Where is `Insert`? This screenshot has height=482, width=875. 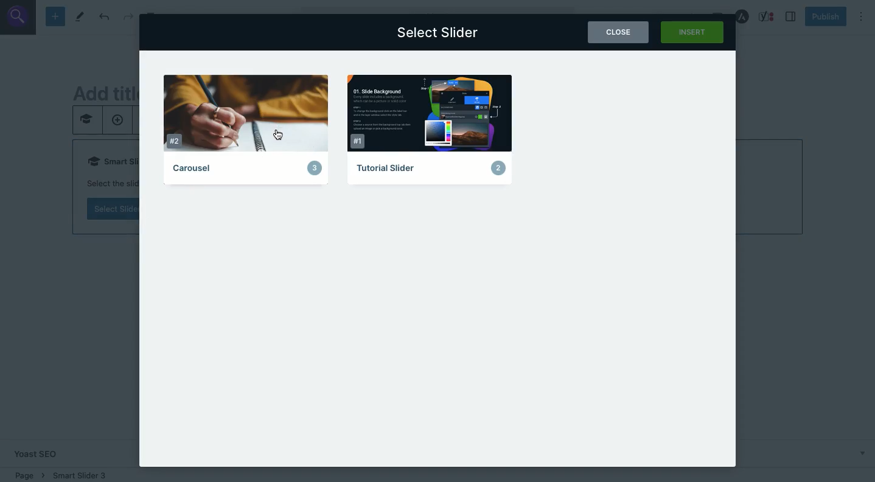 Insert is located at coordinates (692, 33).